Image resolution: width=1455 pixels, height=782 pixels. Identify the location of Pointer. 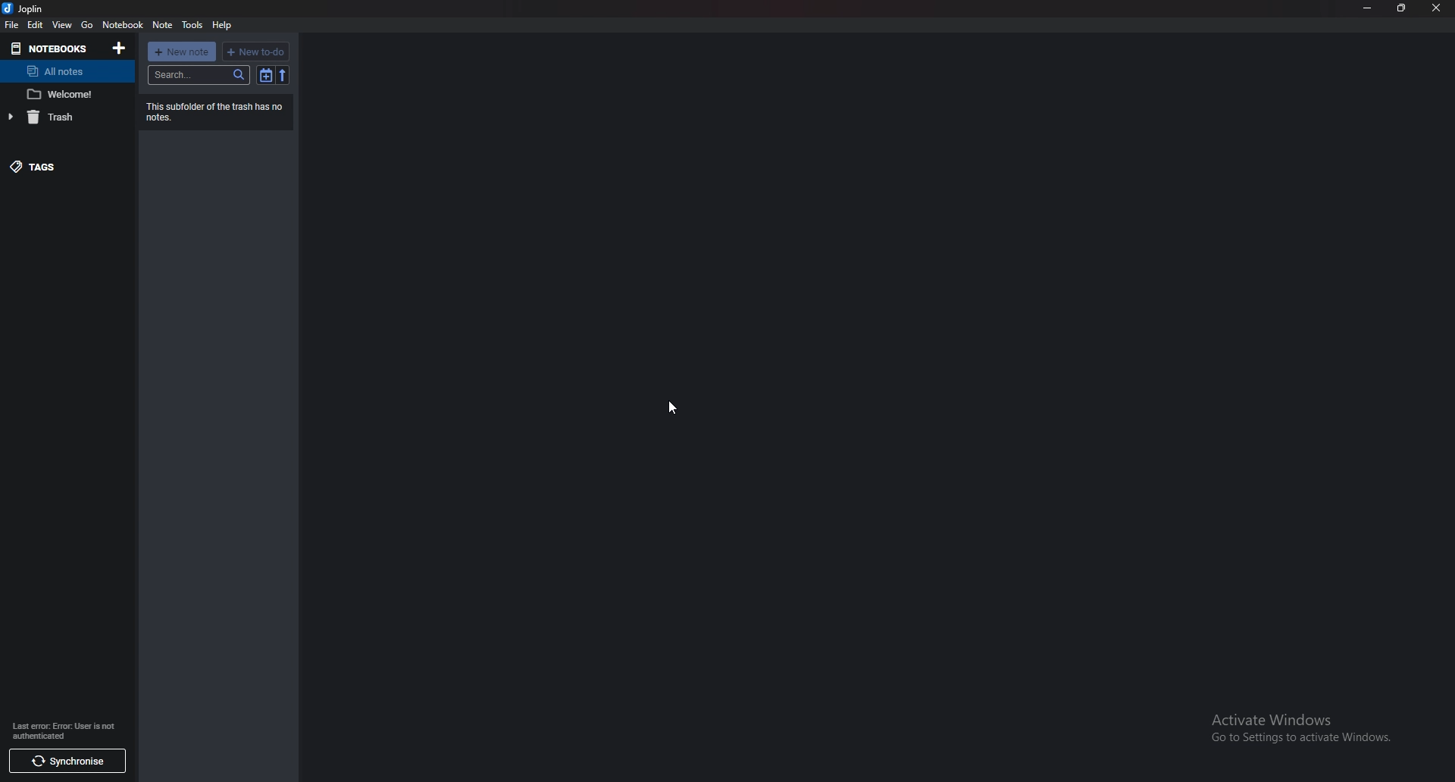
(673, 407).